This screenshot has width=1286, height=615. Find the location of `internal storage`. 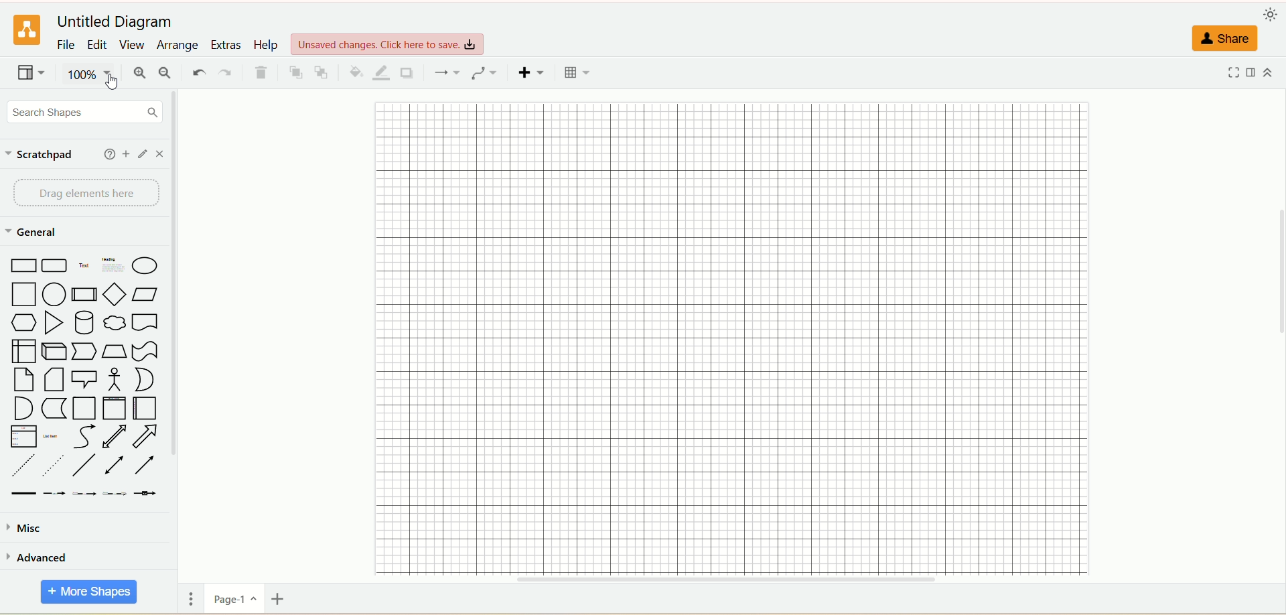

internal storage is located at coordinates (23, 351).